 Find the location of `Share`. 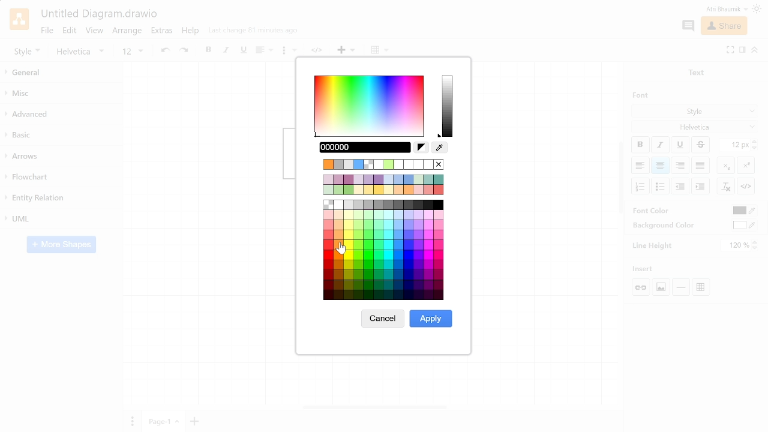

Share is located at coordinates (723, 26).